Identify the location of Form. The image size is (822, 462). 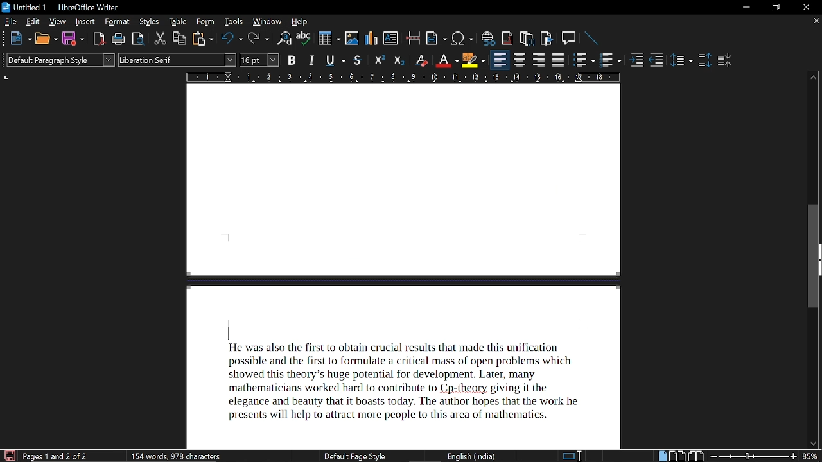
(204, 22).